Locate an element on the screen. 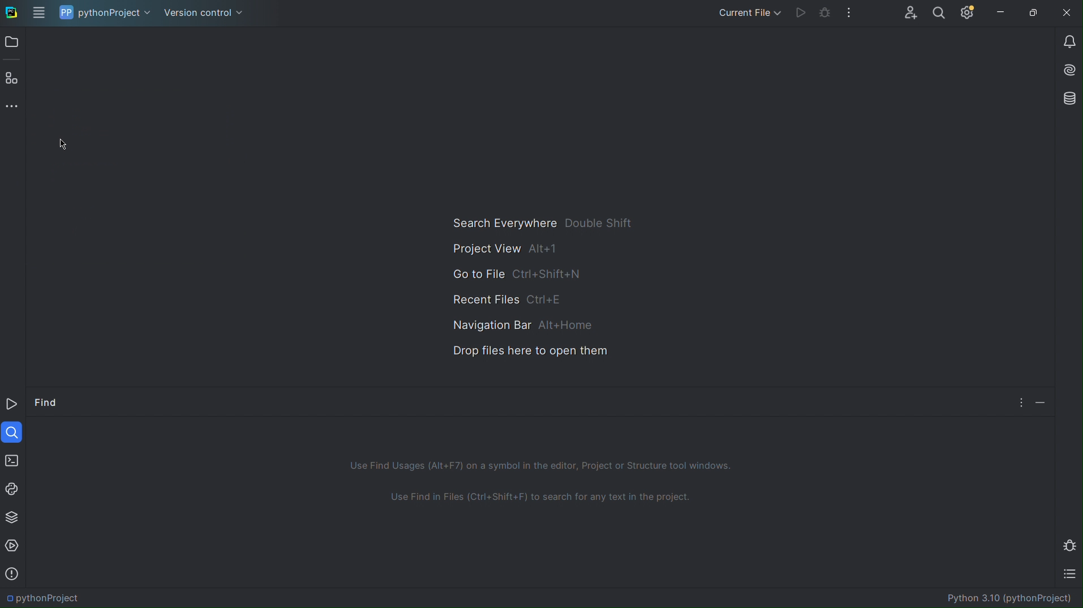  Python Packages is located at coordinates (12, 516).